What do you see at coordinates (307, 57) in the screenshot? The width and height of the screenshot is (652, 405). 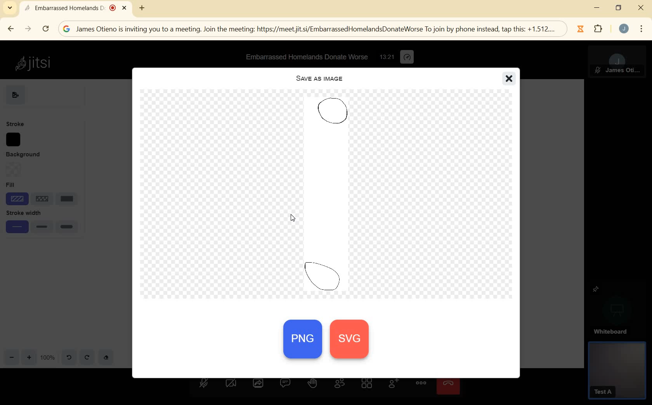 I see `Embarrassed Homelands Donate Worse` at bounding box center [307, 57].